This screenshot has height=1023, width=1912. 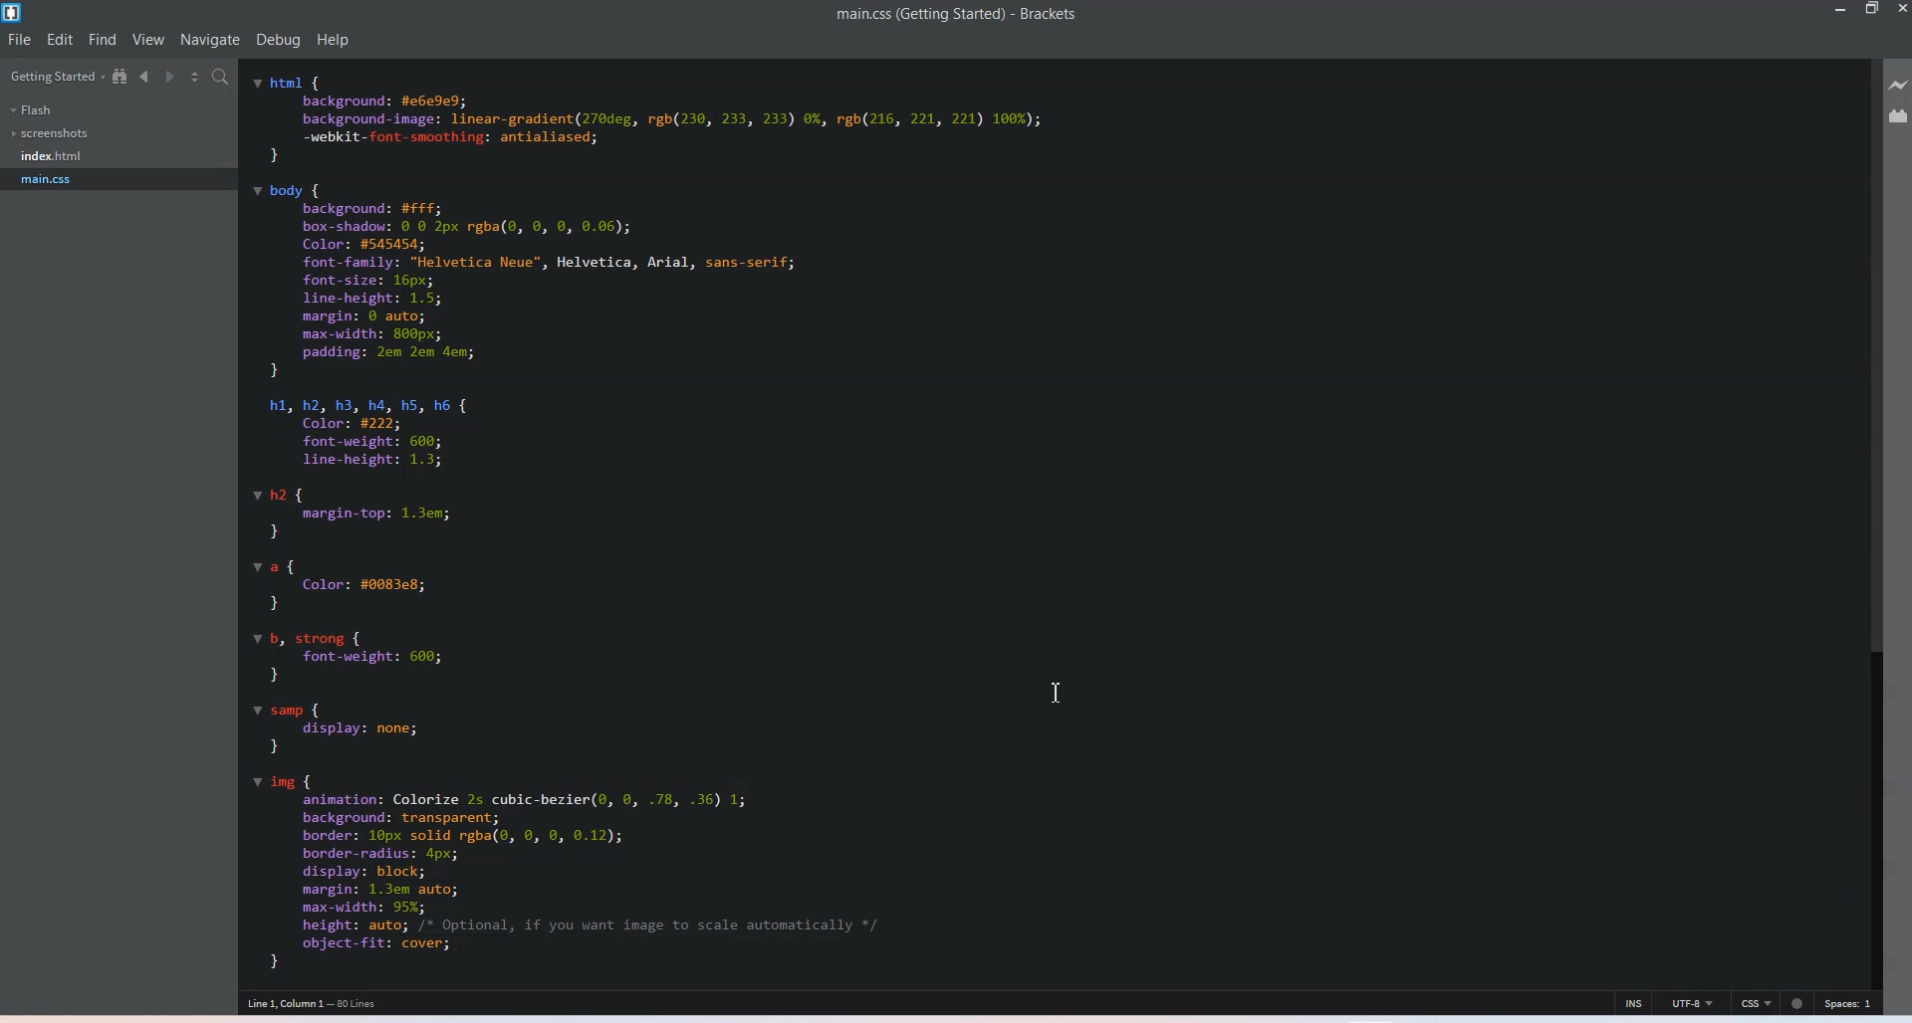 I want to click on Logo, so click(x=15, y=14).